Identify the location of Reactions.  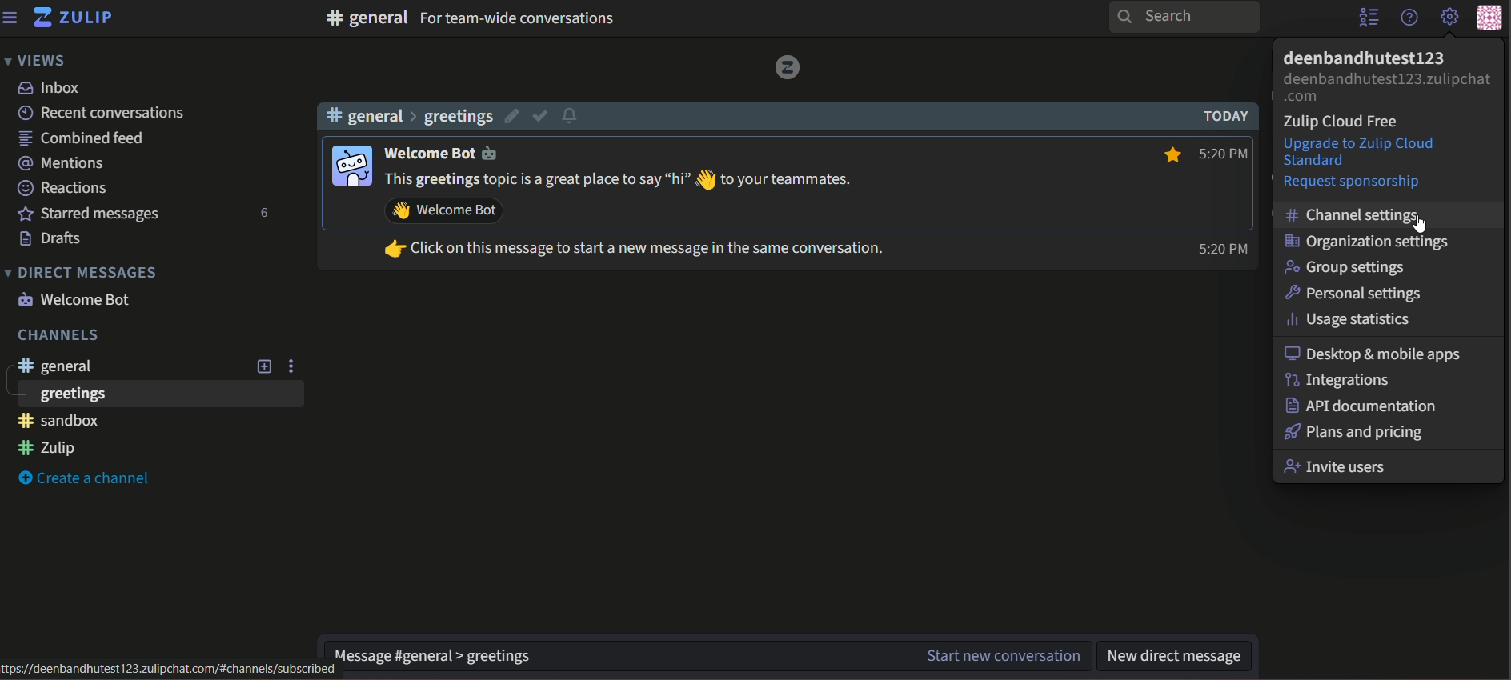
(63, 189).